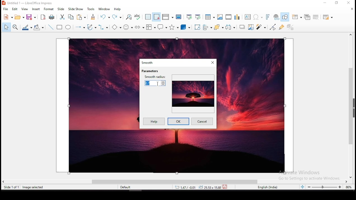  Describe the element at coordinates (352, 9) in the screenshot. I see `close` at that location.